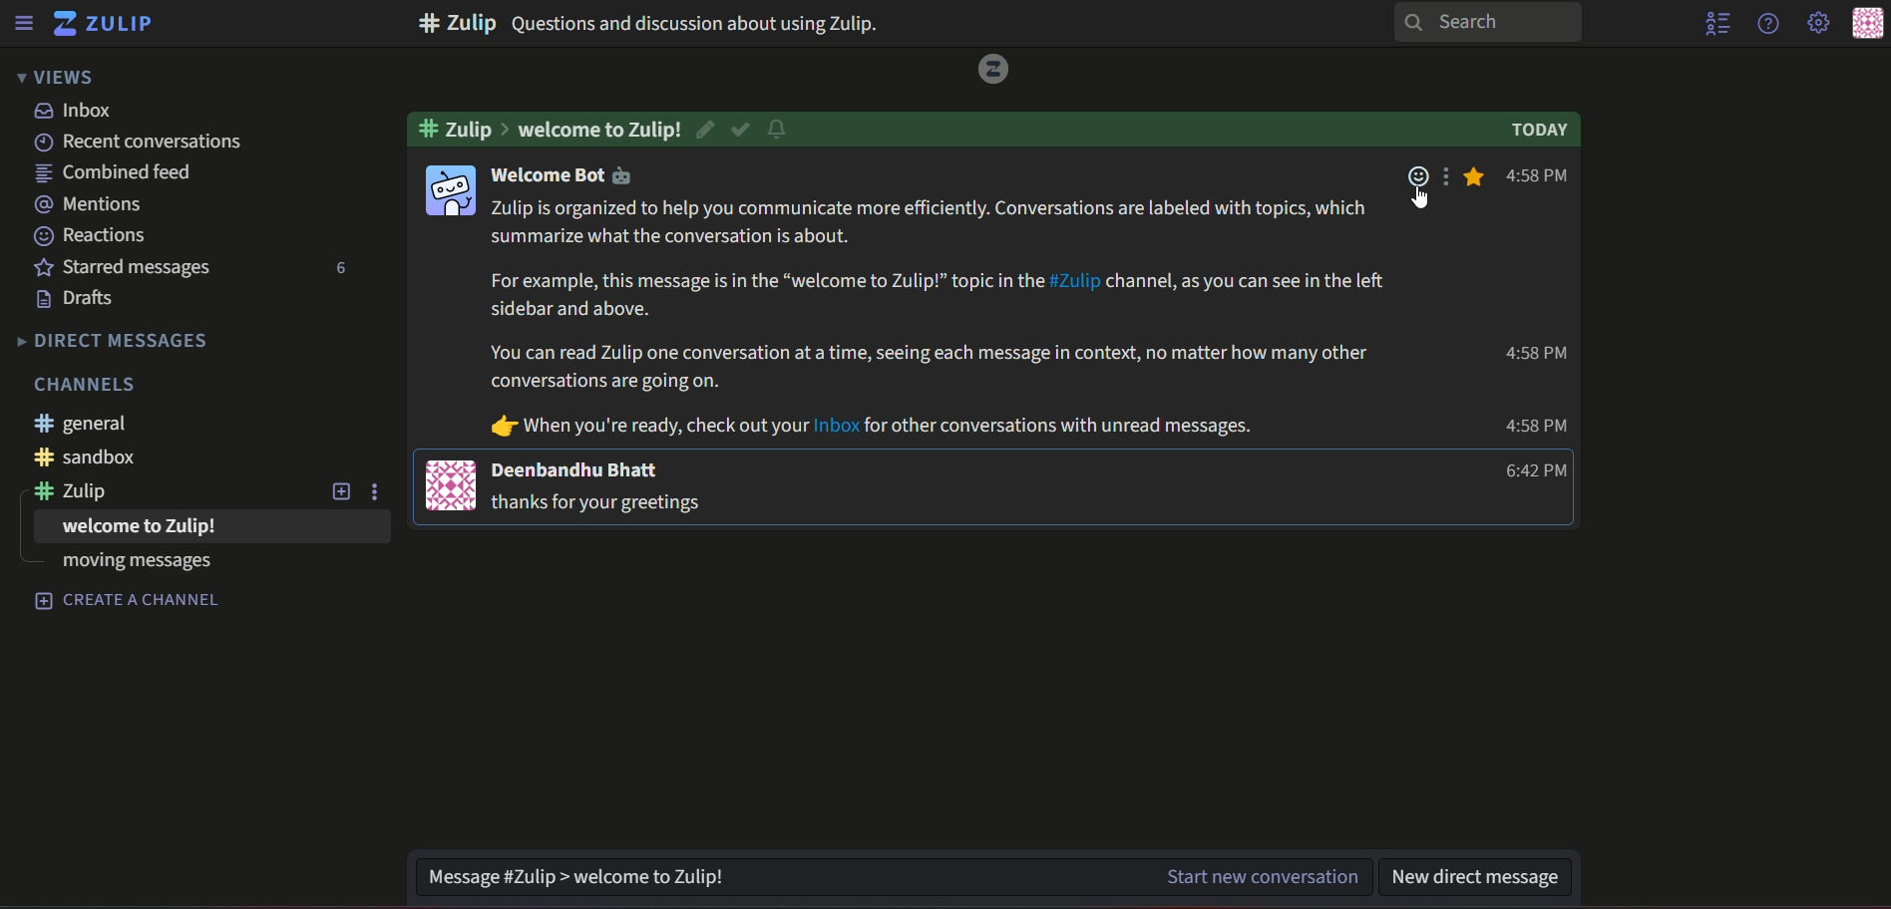 The width and height of the screenshot is (1891, 909). Describe the element at coordinates (133, 563) in the screenshot. I see `Moving messages` at that location.